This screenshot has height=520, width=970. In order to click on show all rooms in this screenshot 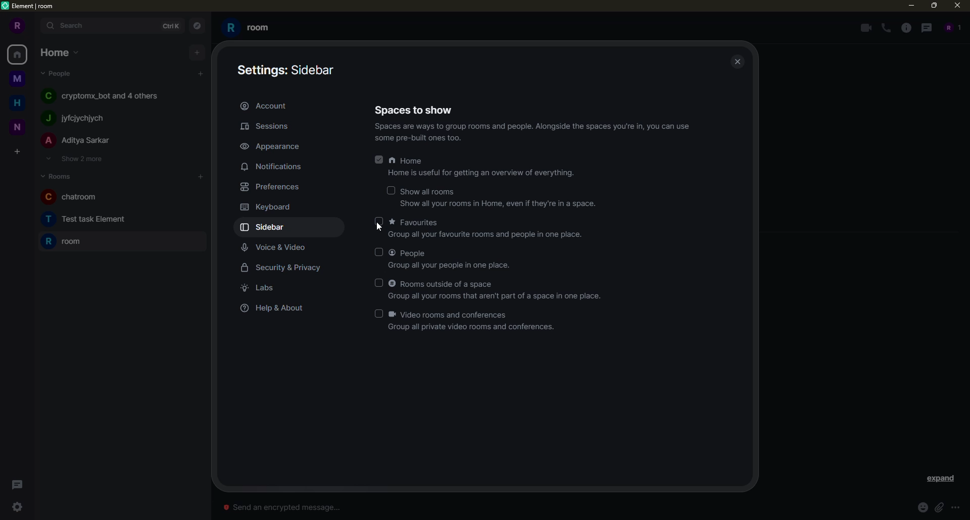, I will do `click(431, 191)`.